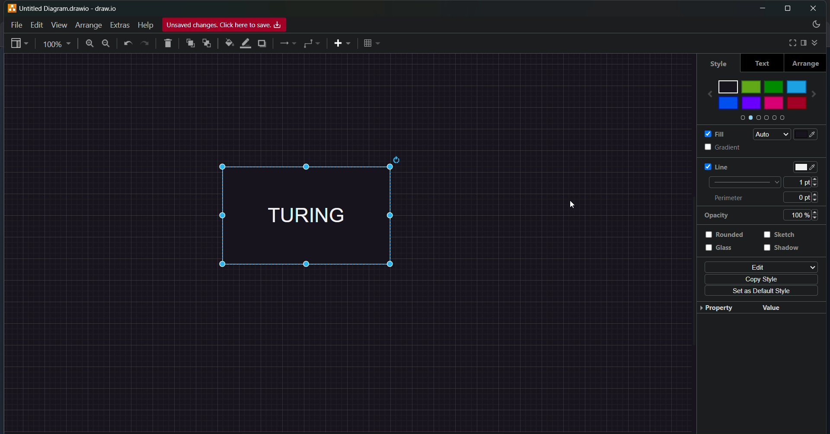 Image resolution: width=830 pixels, height=434 pixels. What do you see at coordinates (19, 45) in the screenshot?
I see `sidebar` at bounding box center [19, 45].